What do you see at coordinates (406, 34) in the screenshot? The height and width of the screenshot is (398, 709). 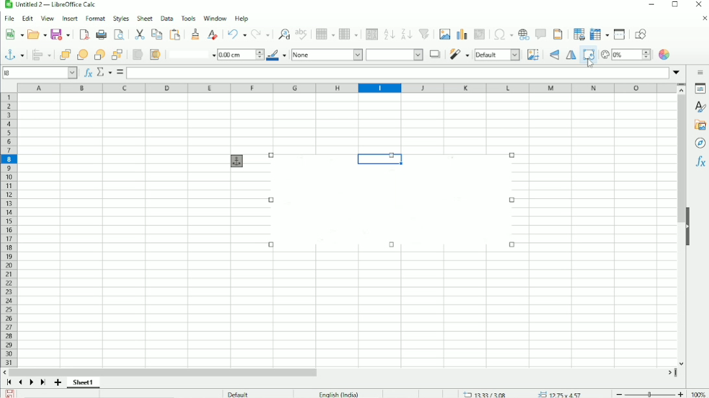 I see `Sort descending` at bounding box center [406, 34].